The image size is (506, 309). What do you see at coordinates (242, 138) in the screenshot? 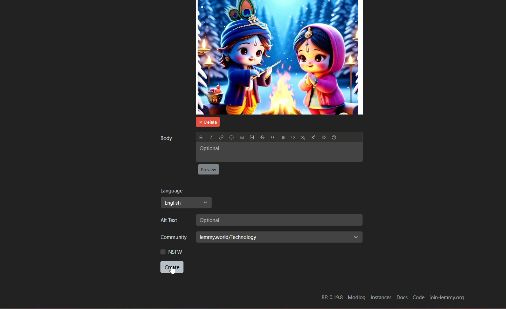
I see `upload image` at bounding box center [242, 138].